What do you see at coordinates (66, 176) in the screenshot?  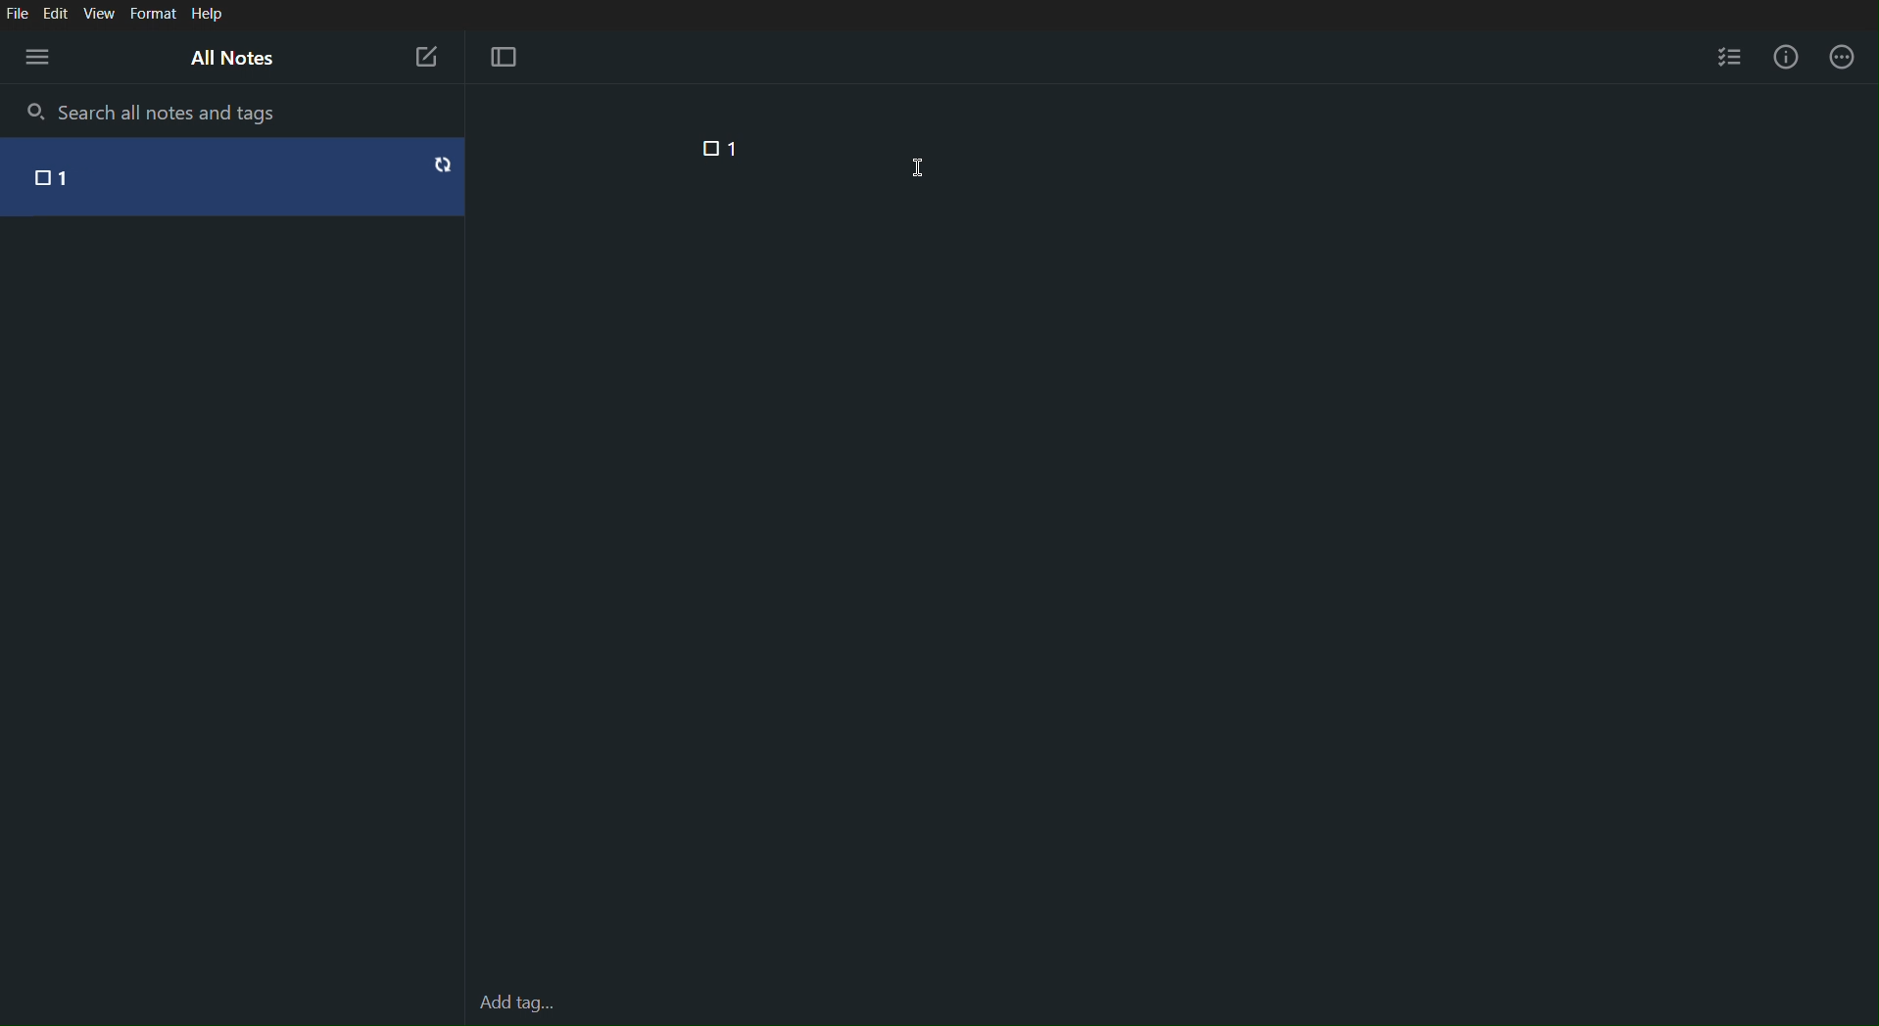 I see `1` at bounding box center [66, 176].